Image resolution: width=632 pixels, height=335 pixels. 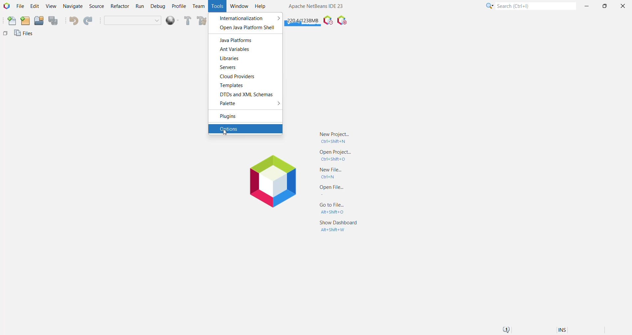 What do you see at coordinates (489, 6) in the screenshot?
I see `Click or press Shift+F10 for Category Selection` at bounding box center [489, 6].